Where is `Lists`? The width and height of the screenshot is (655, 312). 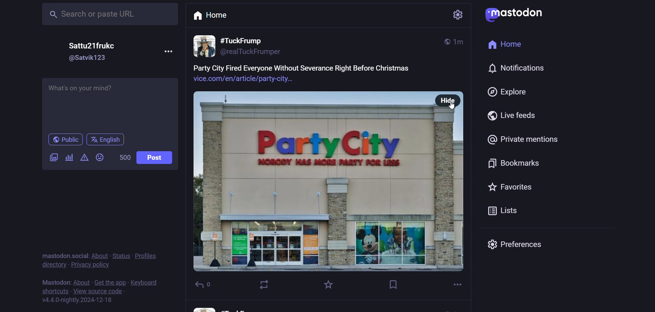
Lists is located at coordinates (503, 211).